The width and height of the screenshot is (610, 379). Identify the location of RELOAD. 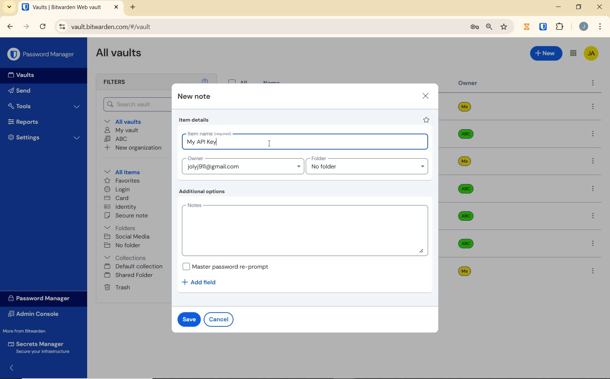
(43, 27).